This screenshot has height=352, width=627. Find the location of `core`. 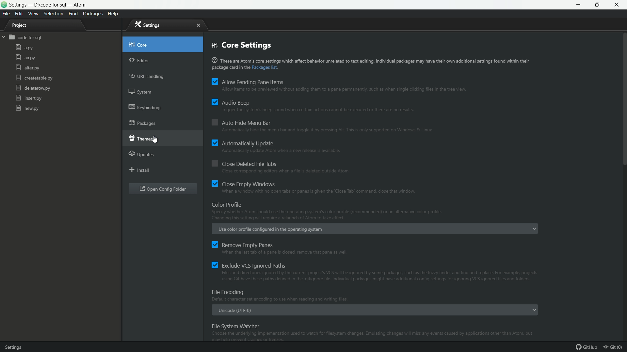

core is located at coordinates (138, 43).